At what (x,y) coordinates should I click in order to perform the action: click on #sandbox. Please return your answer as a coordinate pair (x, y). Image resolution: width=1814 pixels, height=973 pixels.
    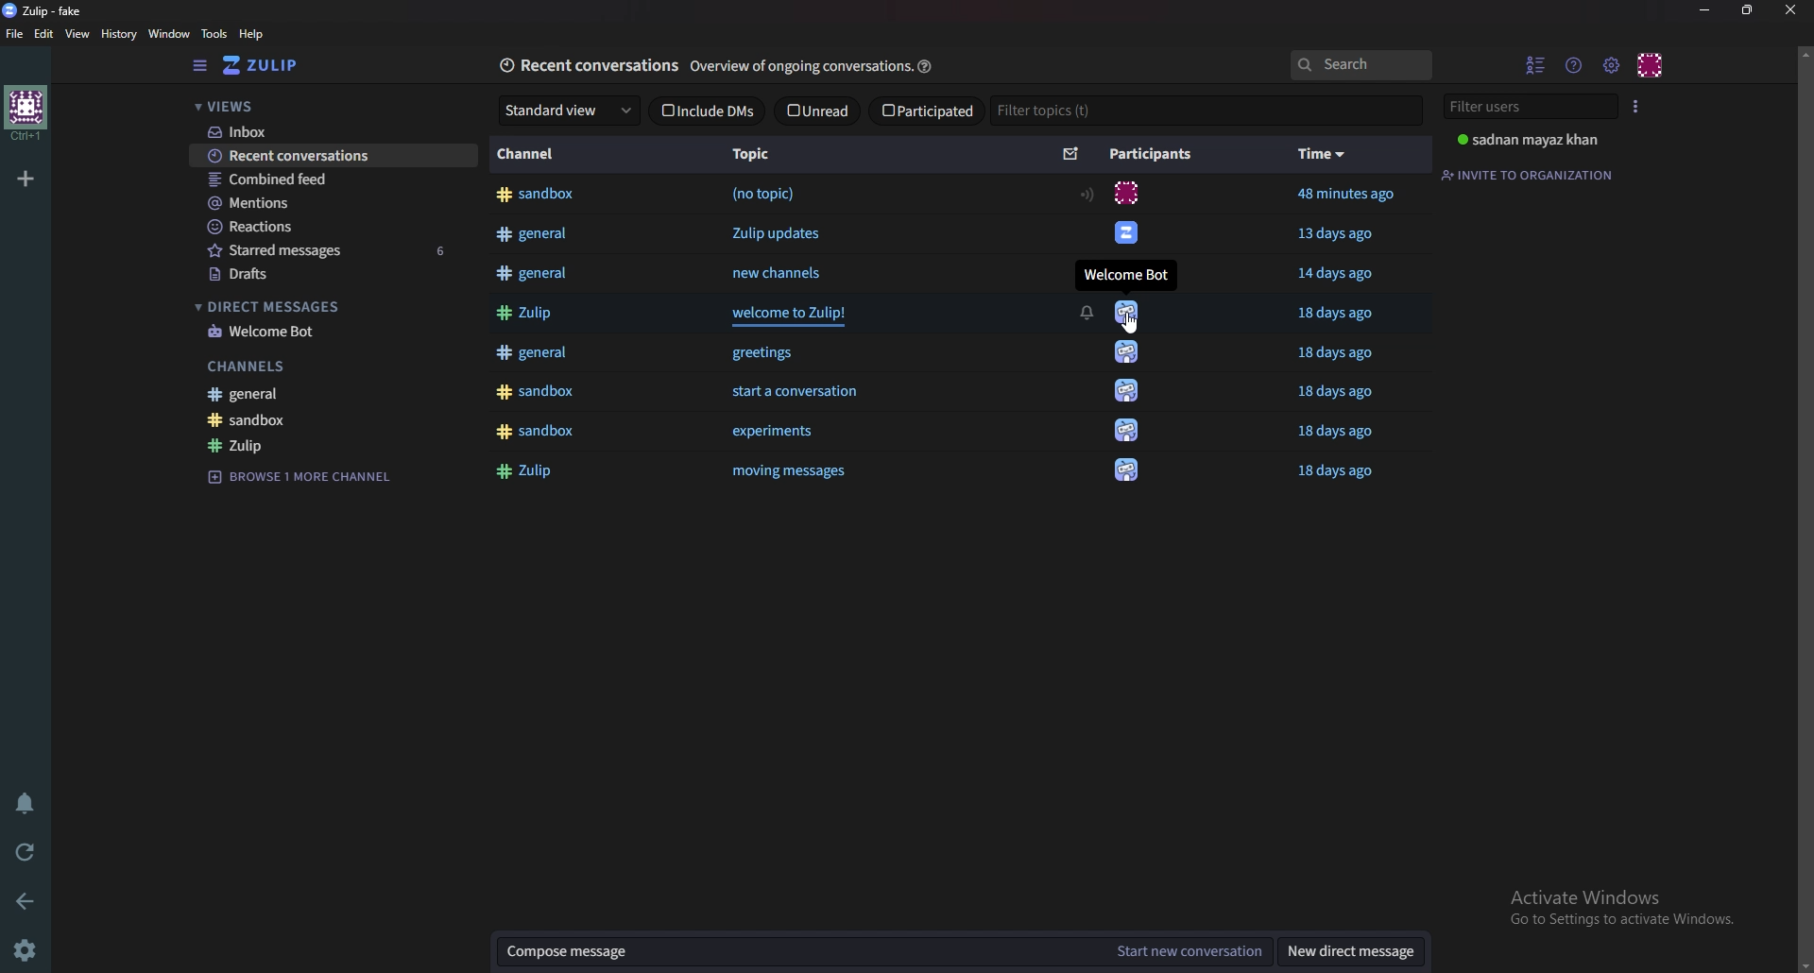
    Looking at the image, I should click on (536, 389).